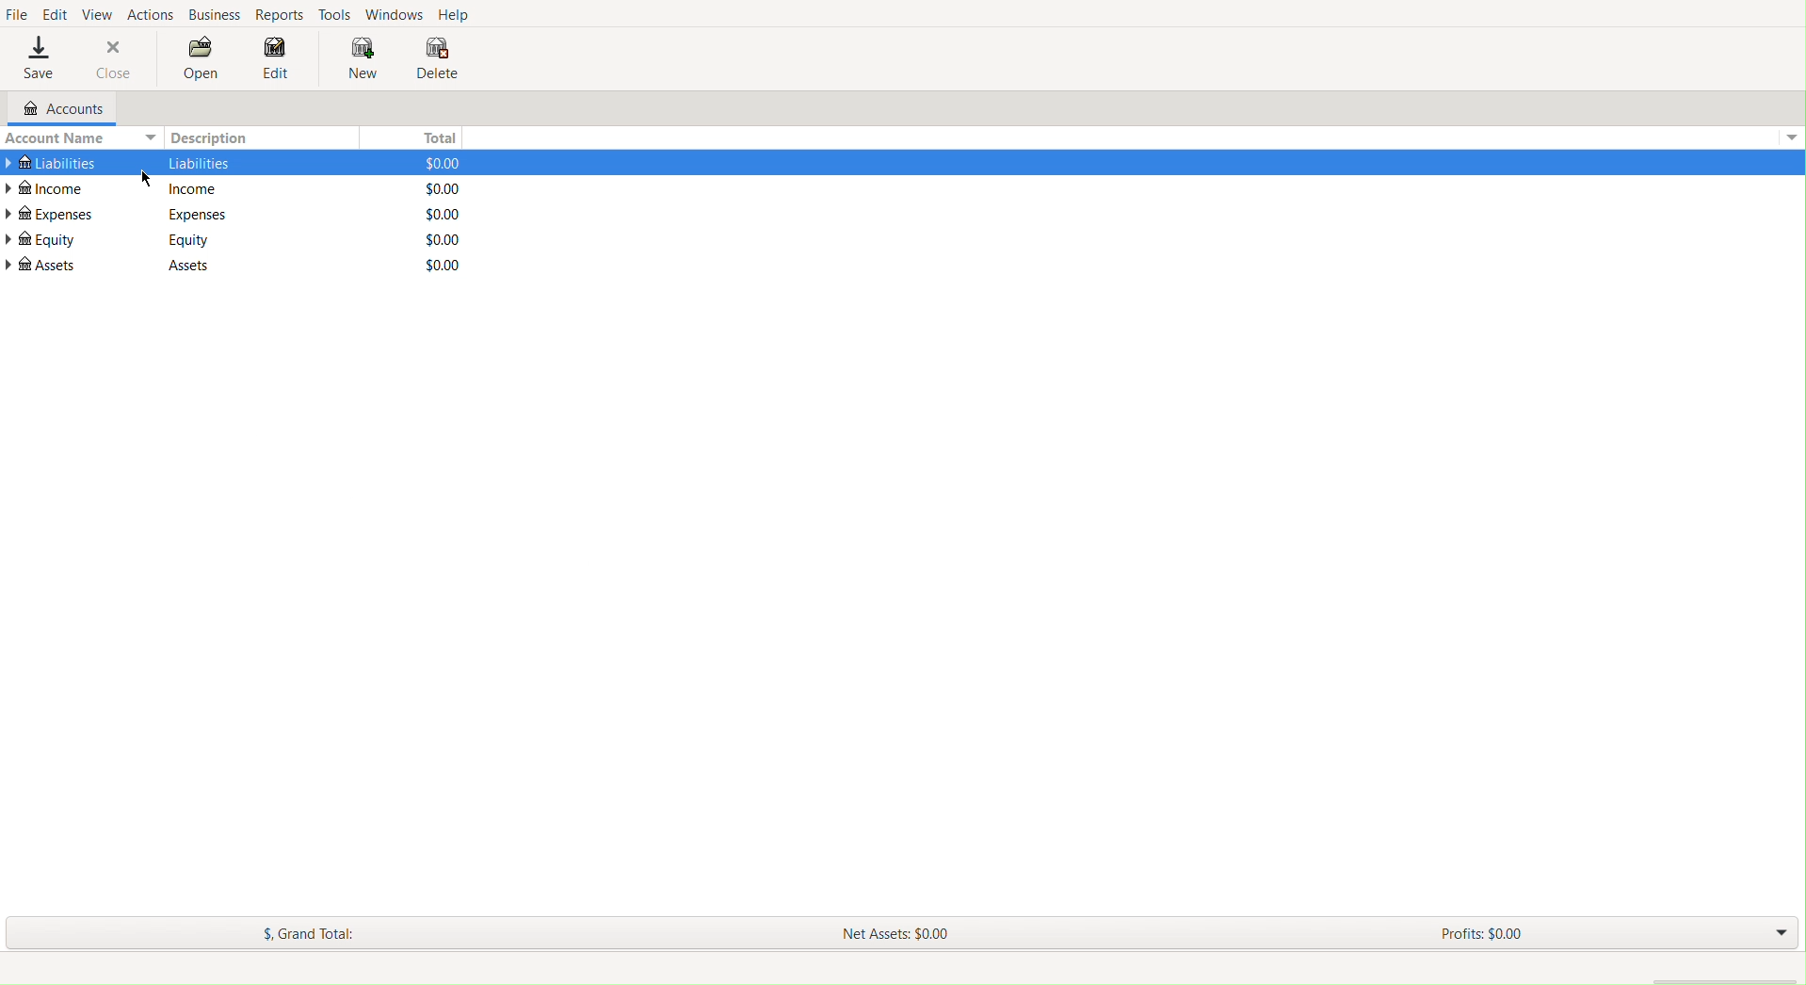 The image size is (1806, 985). I want to click on Edit, so click(276, 63).